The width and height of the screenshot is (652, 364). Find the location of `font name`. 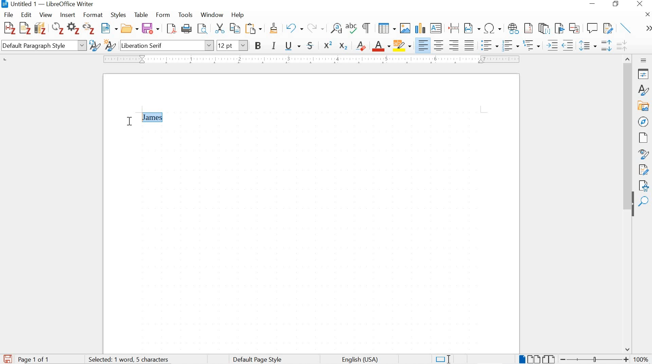

font name is located at coordinates (166, 45).